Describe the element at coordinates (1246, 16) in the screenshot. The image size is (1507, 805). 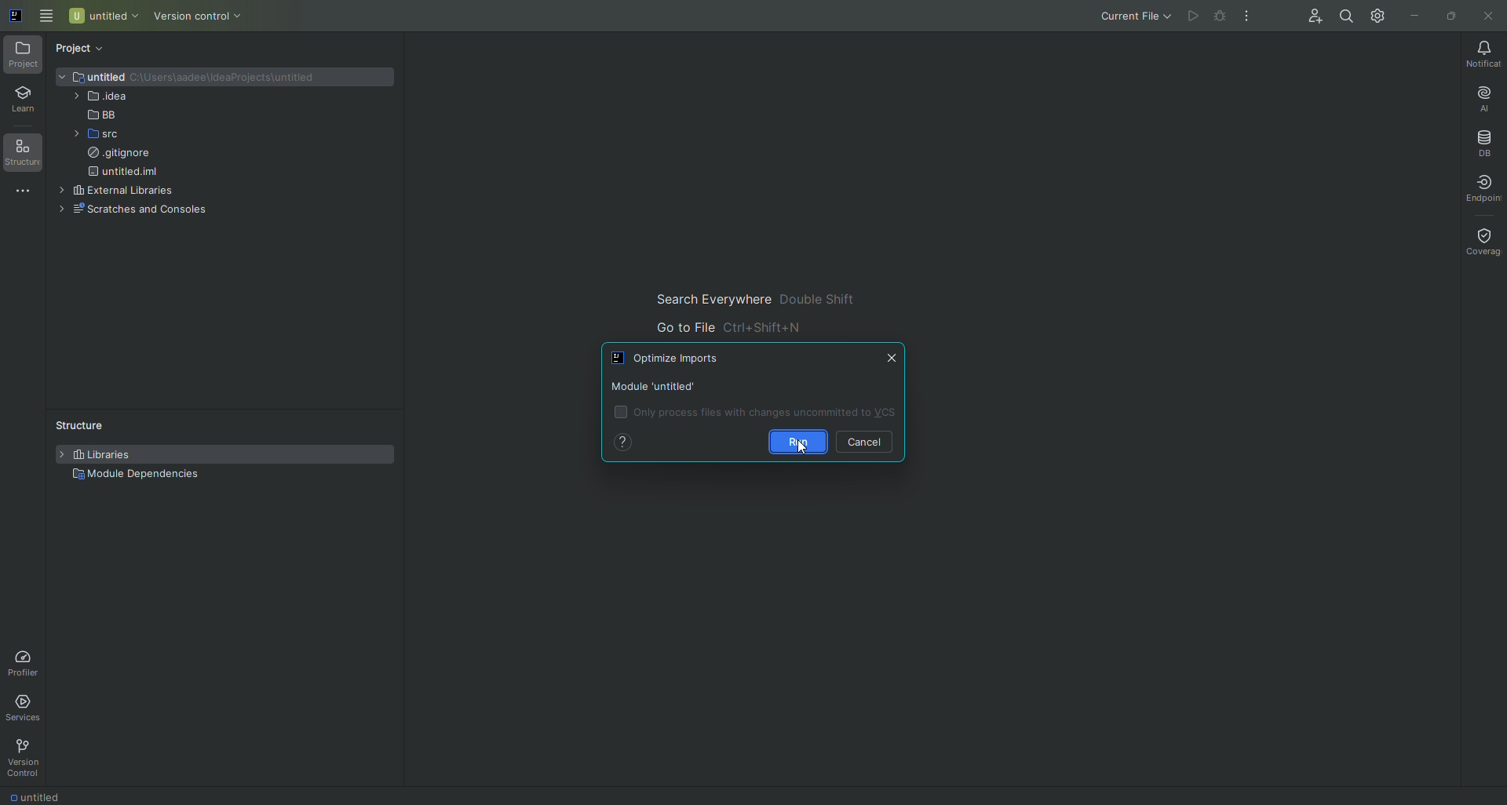
I see `More Actions` at that location.